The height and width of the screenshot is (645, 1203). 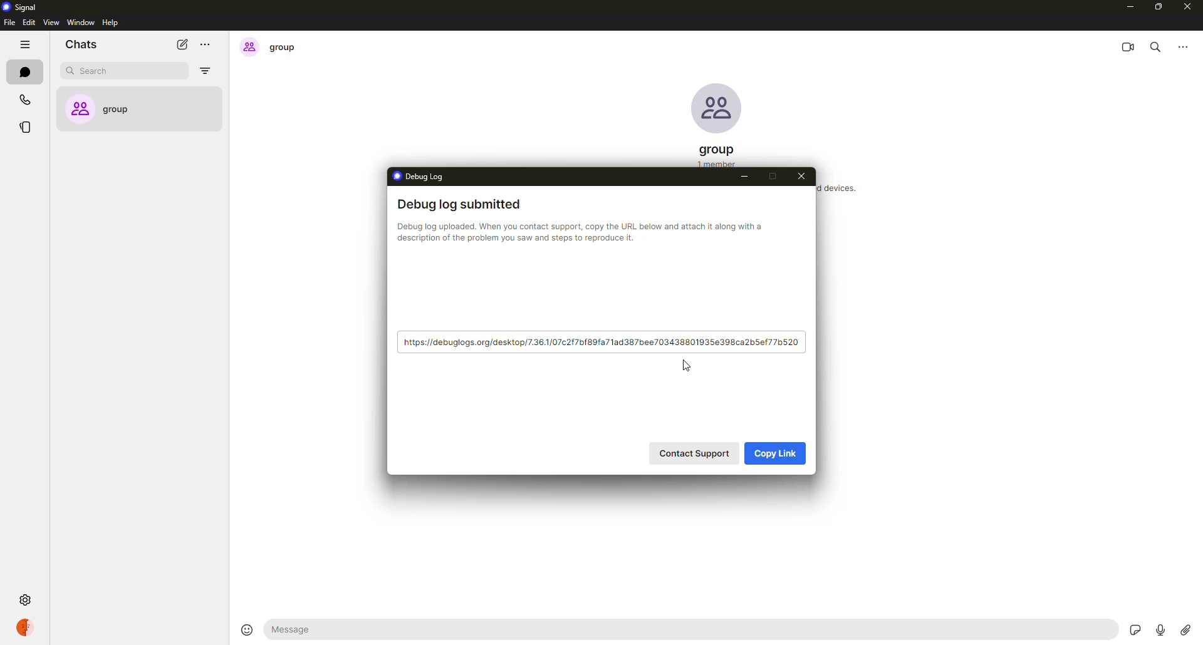 I want to click on close, so click(x=1189, y=8).